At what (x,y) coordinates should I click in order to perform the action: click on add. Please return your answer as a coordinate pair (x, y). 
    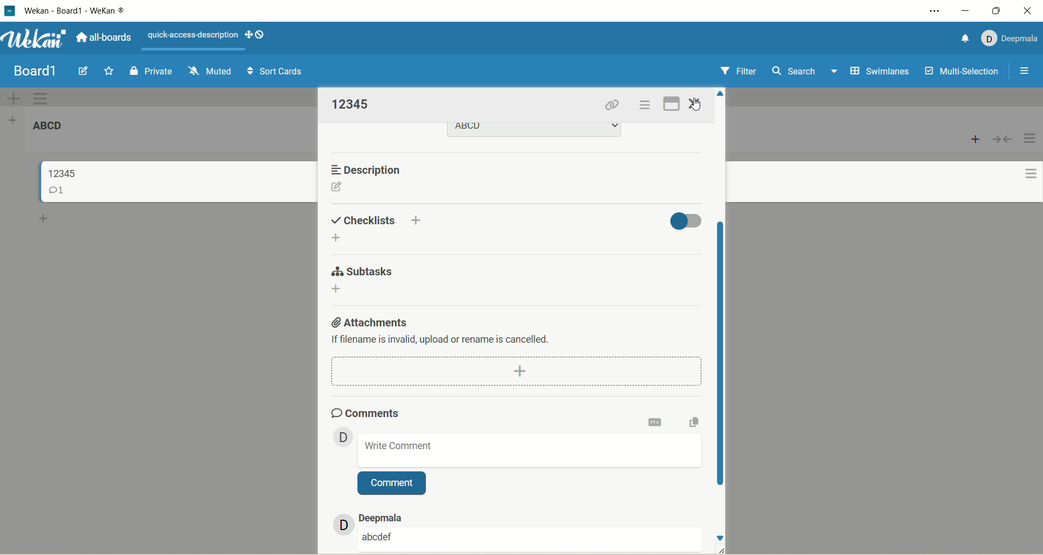
    Looking at the image, I should click on (418, 218).